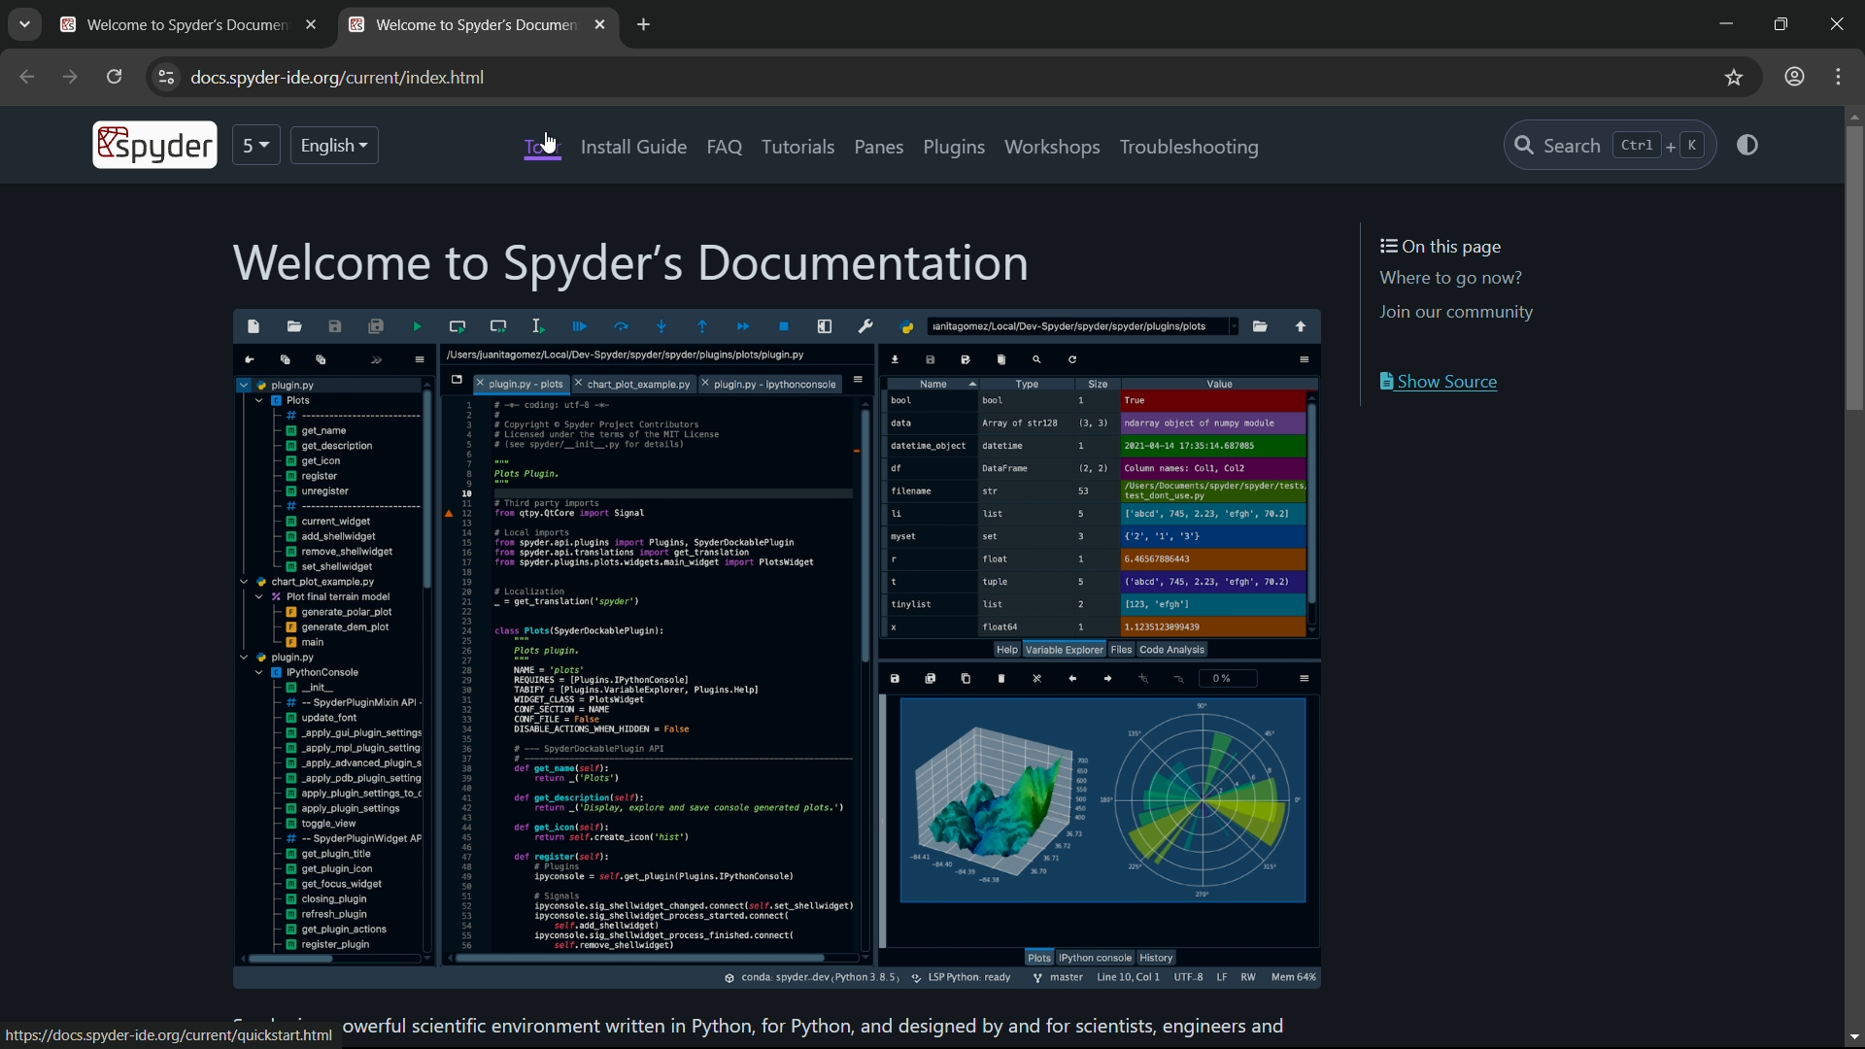 The width and height of the screenshot is (1865, 1049). What do you see at coordinates (1442, 381) in the screenshot?
I see `show source` at bounding box center [1442, 381].